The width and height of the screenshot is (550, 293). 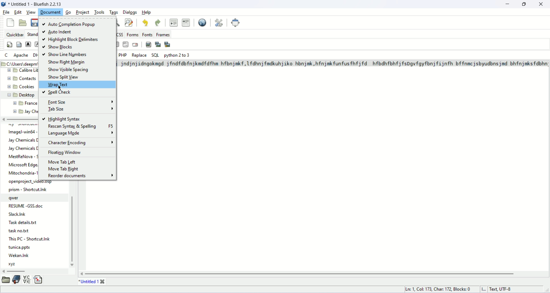 I want to click on view, so click(x=31, y=12).